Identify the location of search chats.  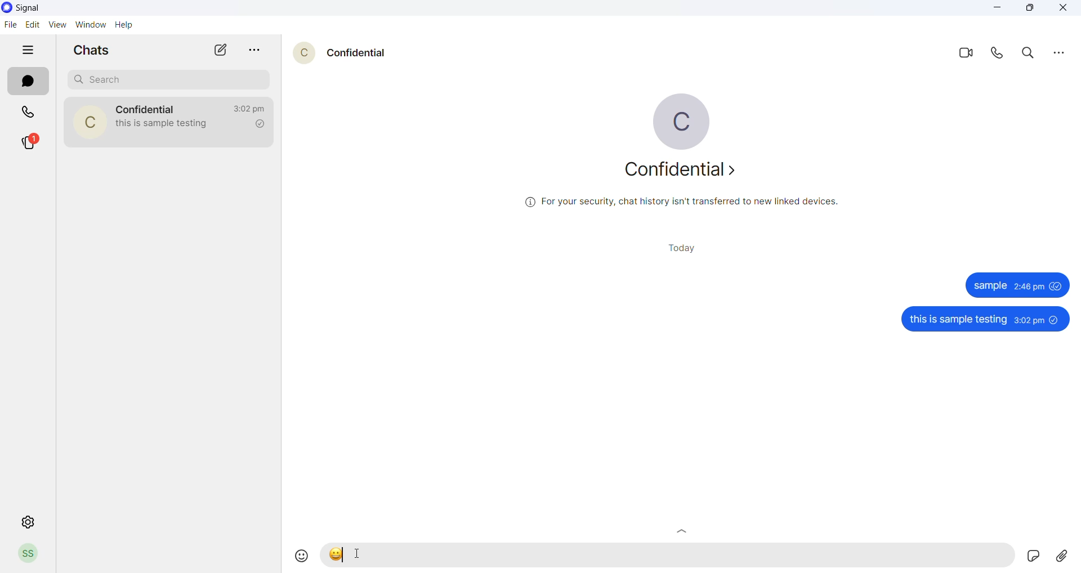
(168, 79).